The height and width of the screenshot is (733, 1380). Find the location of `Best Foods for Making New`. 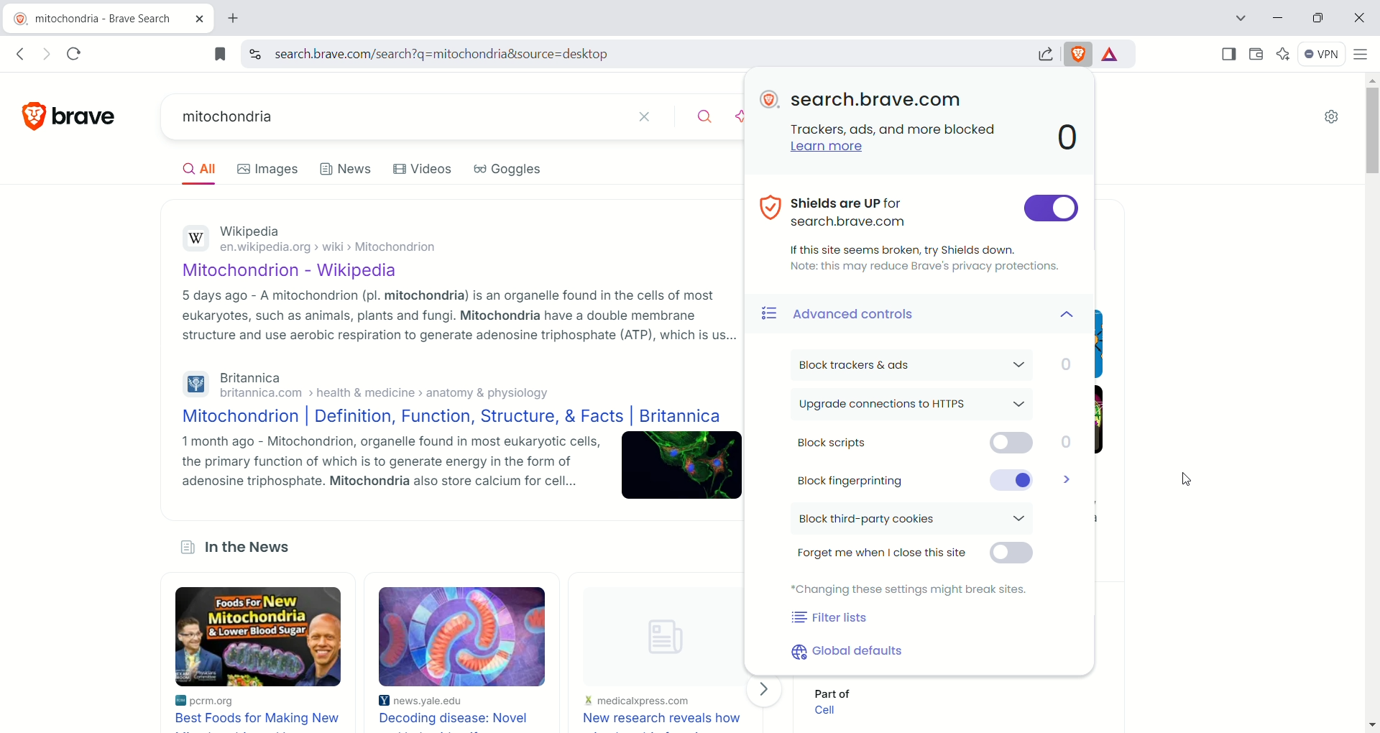

Best Foods for Making New is located at coordinates (259, 719).